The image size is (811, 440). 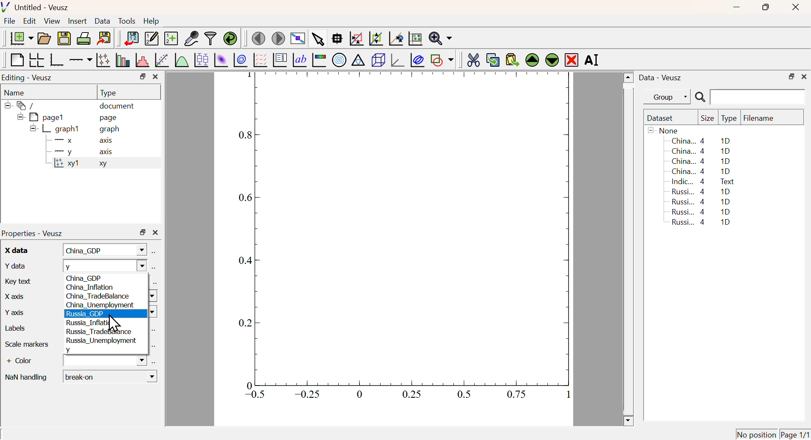 What do you see at coordinates (804, 76) in the screenshot?
I see `Close` at bounding box center [804, 76].